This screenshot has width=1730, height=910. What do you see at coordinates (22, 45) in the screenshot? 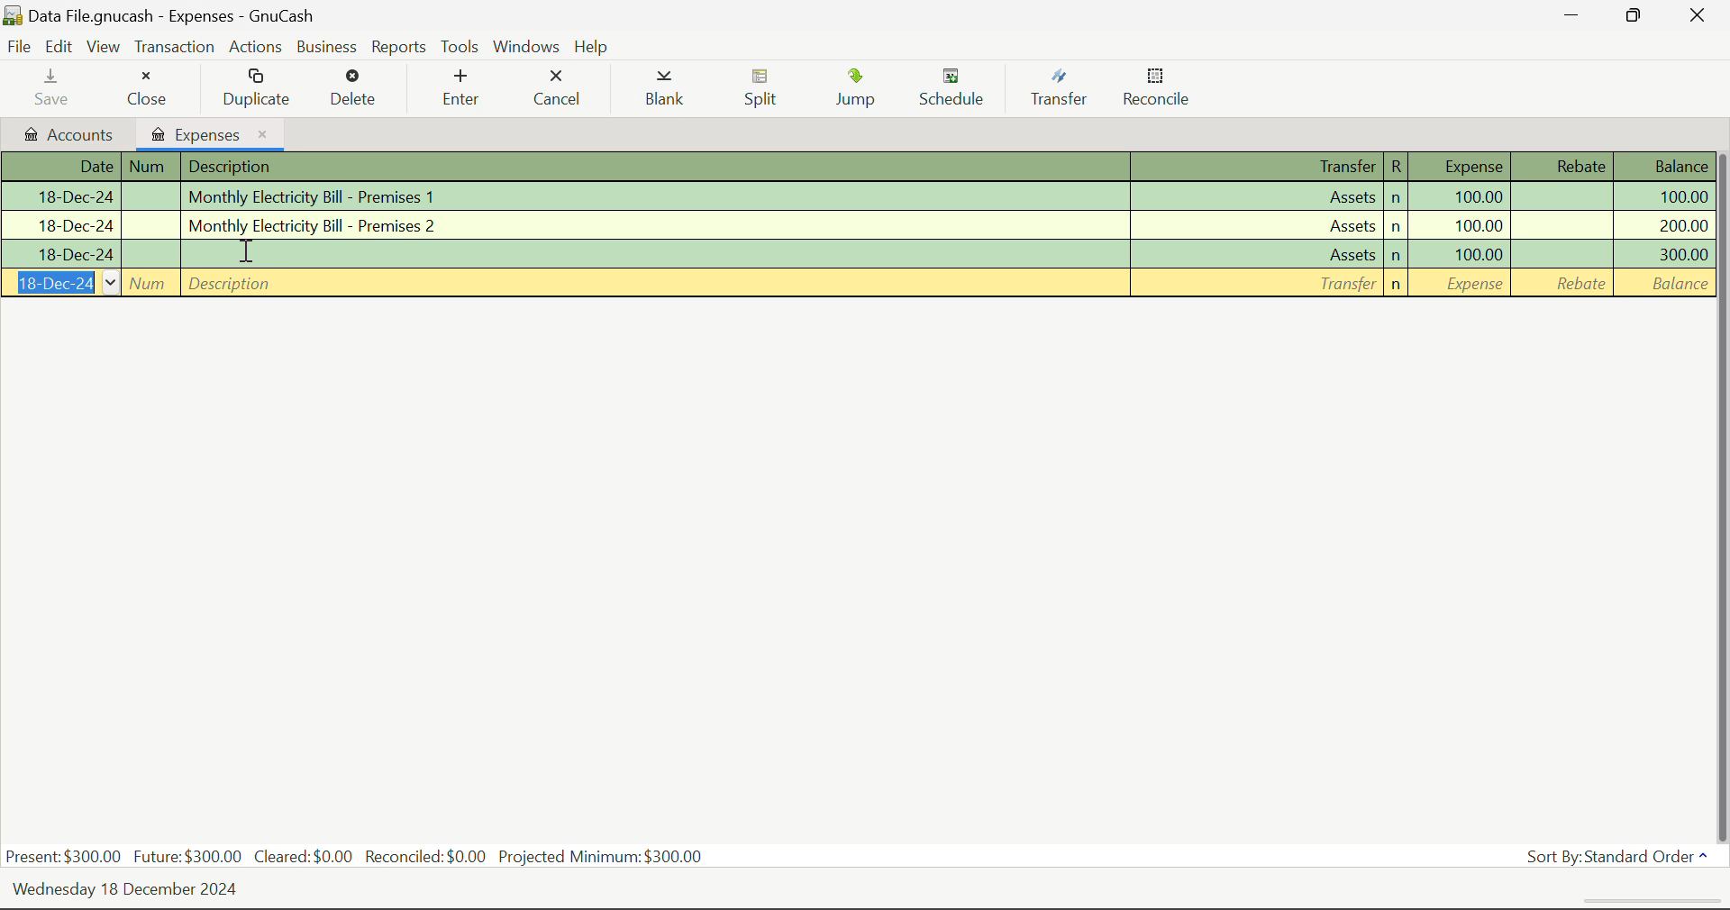
I see `File` at bounding box center [22, 45].